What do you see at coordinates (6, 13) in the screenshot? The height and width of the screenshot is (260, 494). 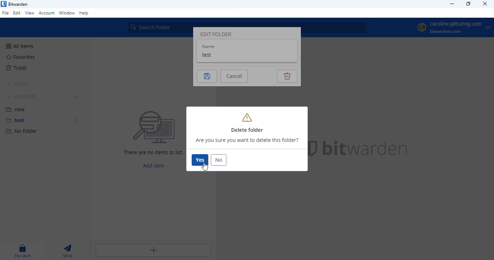 I see `file` at bounding box center [6, 13].